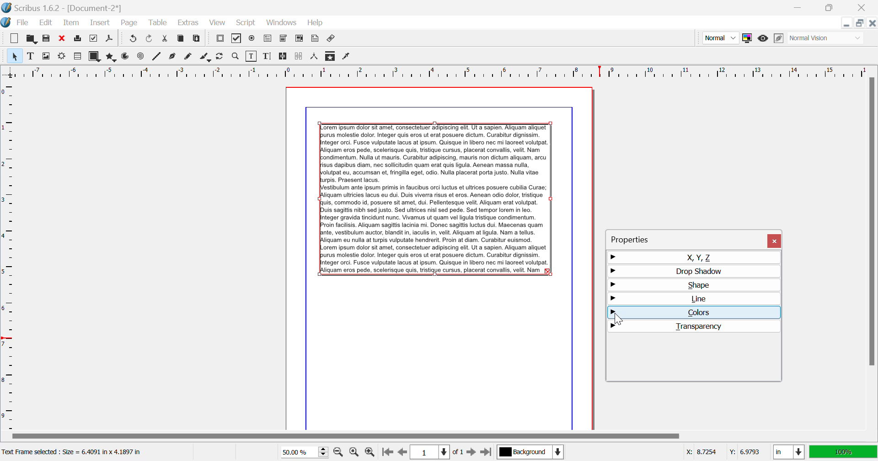 Image resolution: width=878 pixels, height=461 pixels. Describe the element at coordinates (74, 452) in the screenshot. I see `Text Frame selected: Size = 6.4091 in x 4.1897 in` at that location.